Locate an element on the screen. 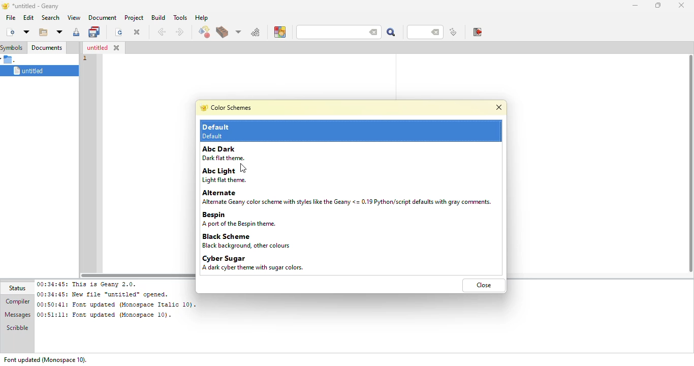  minimize is located at coordinates (634, 5).